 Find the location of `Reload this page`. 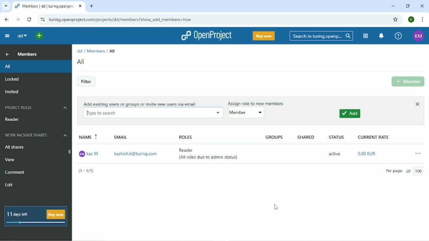

Reload this page is located at coordinates (29, 19).